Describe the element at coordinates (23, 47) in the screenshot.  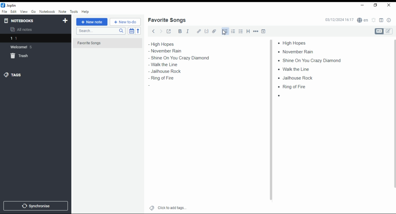
I see `notebook: welcome` at that location.